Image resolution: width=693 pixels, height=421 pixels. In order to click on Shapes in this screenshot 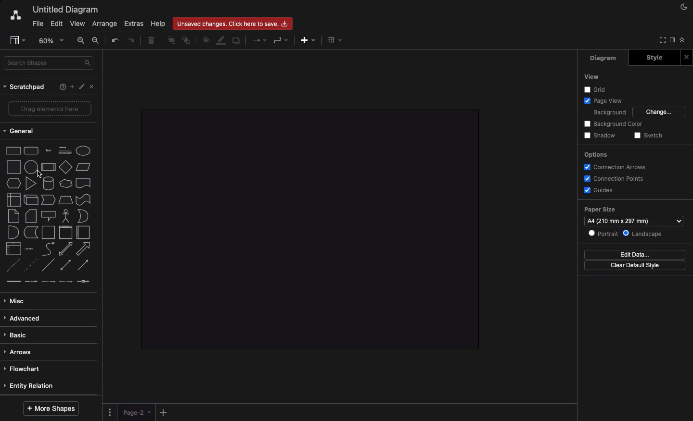, I will do `click(71, 223)`.